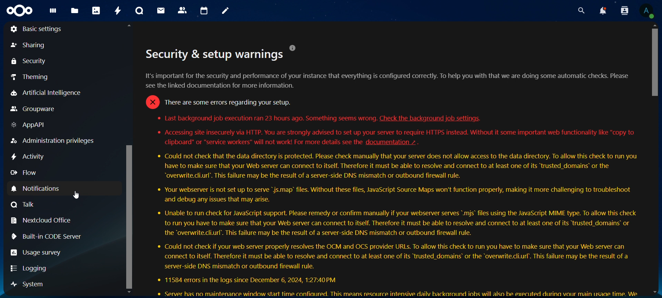 This screenshot has width=662, height=298. Describe the element at coordinates (96, 11) in the screenshot. I see `photos` at that location.